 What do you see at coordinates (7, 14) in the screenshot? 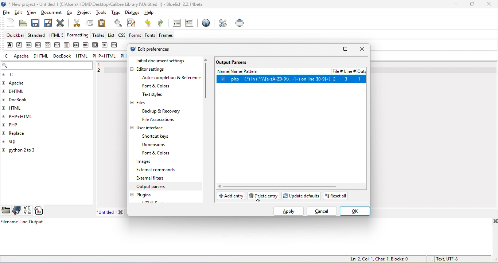
I see `file` at bounding box center [7, 14].